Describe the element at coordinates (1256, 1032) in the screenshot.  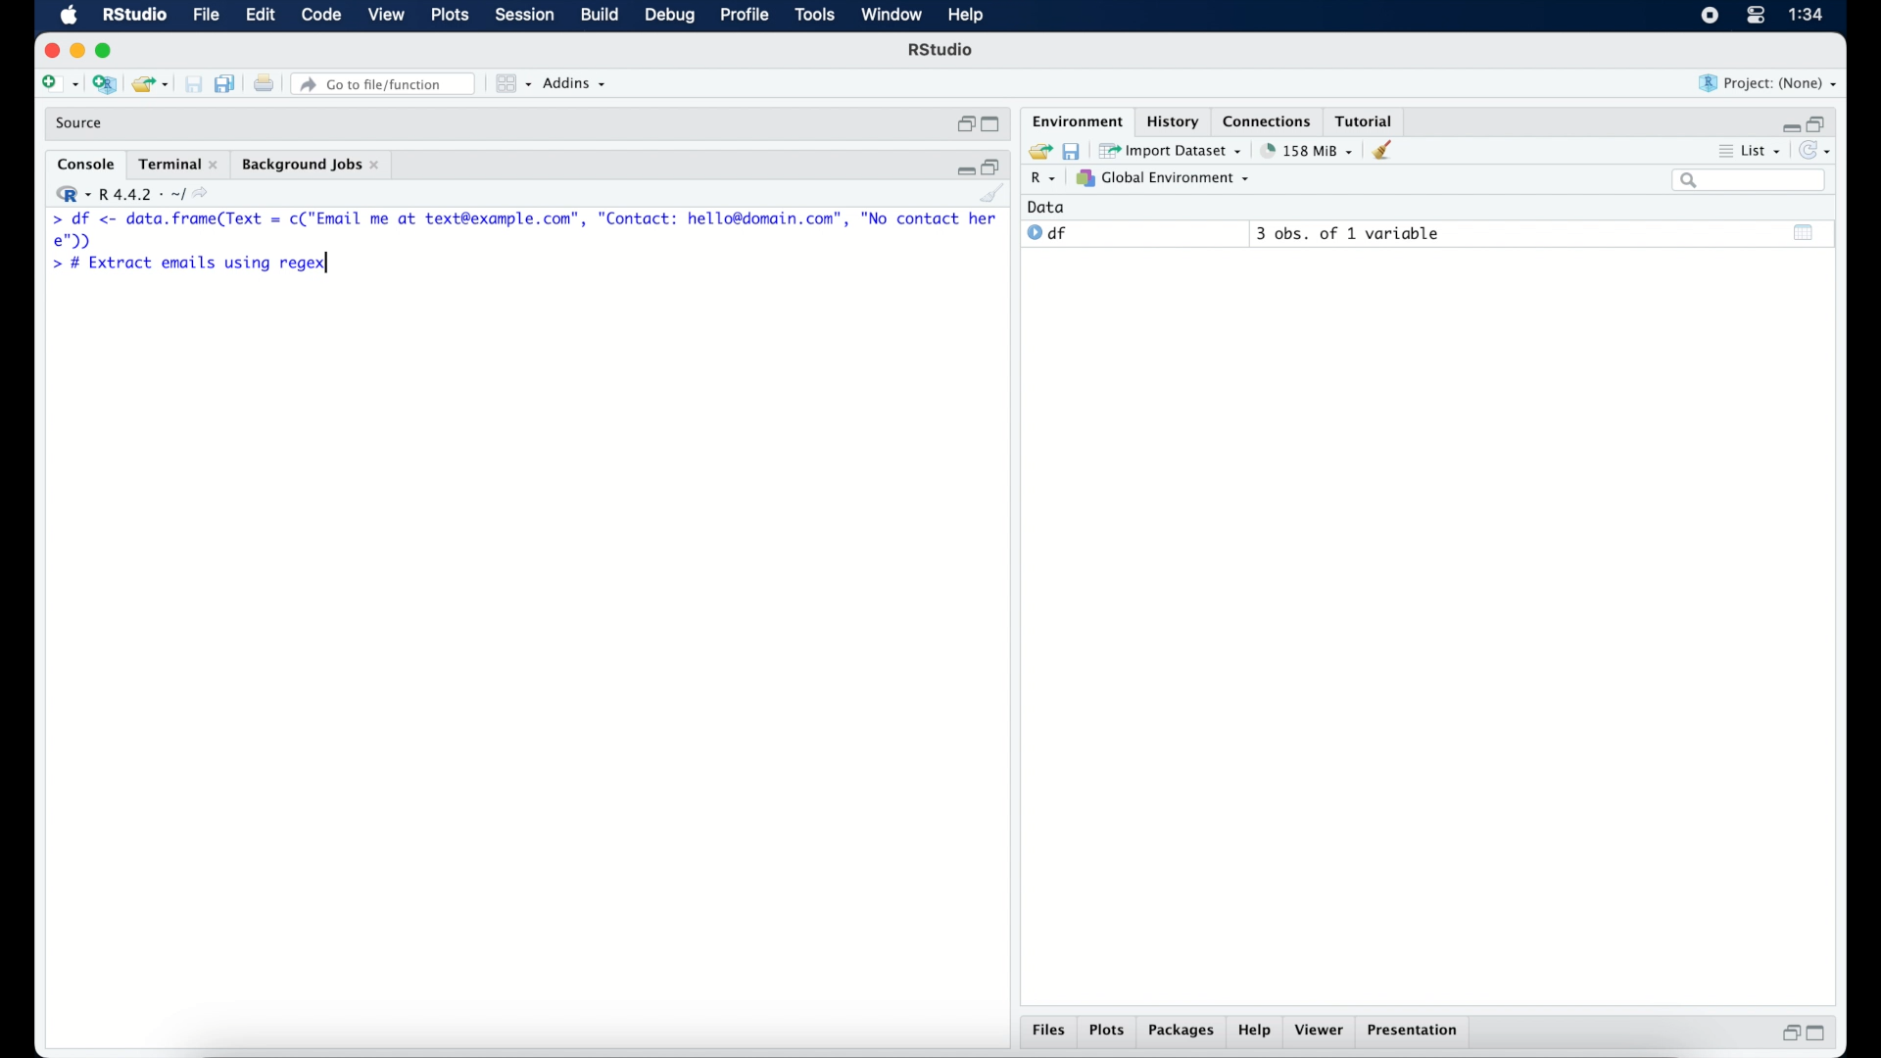
I see `help` at that location.